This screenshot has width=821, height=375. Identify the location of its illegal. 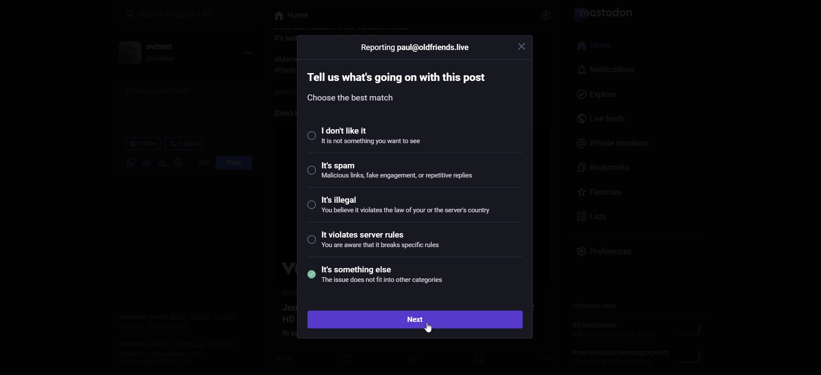
(406, 208).